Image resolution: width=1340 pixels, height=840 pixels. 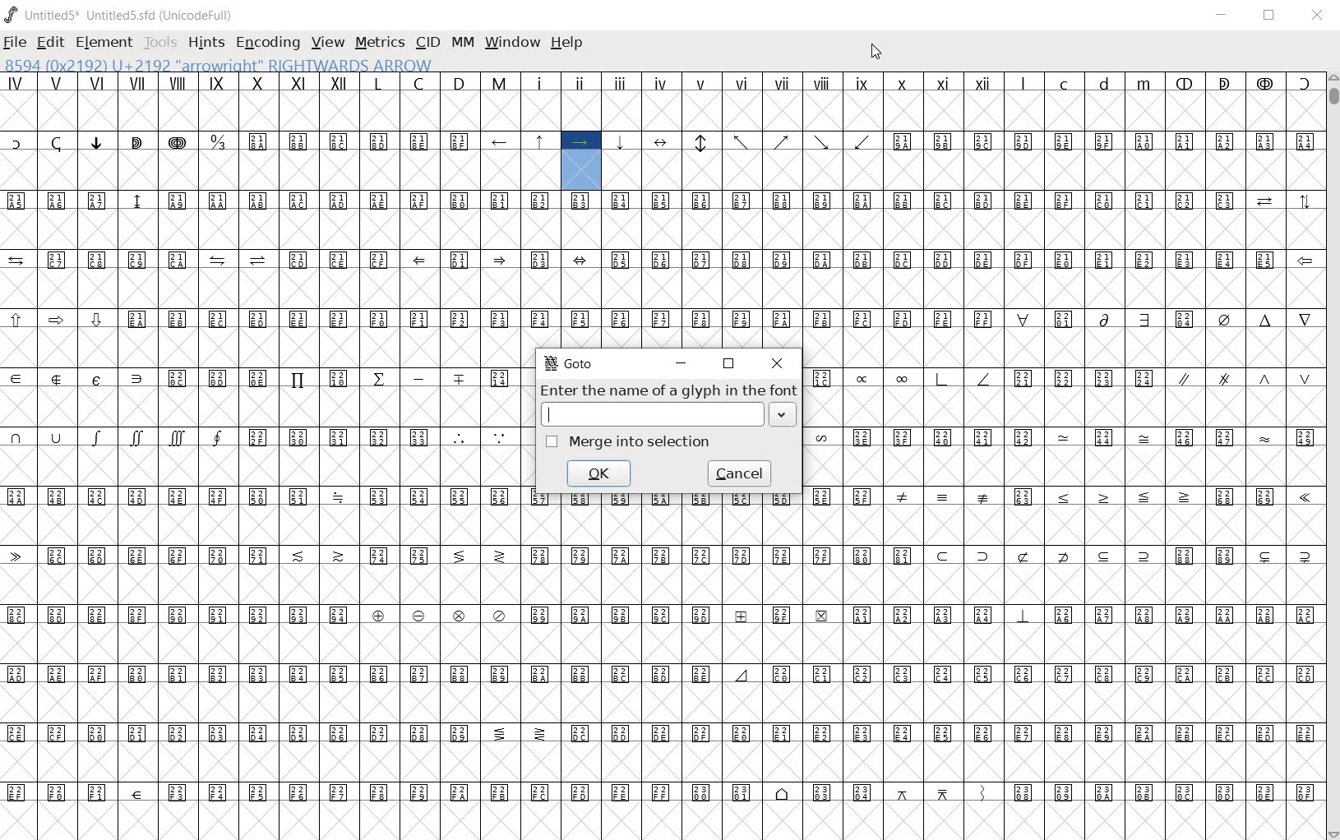 I want to click on HINTS, so click(x=206, y=44).